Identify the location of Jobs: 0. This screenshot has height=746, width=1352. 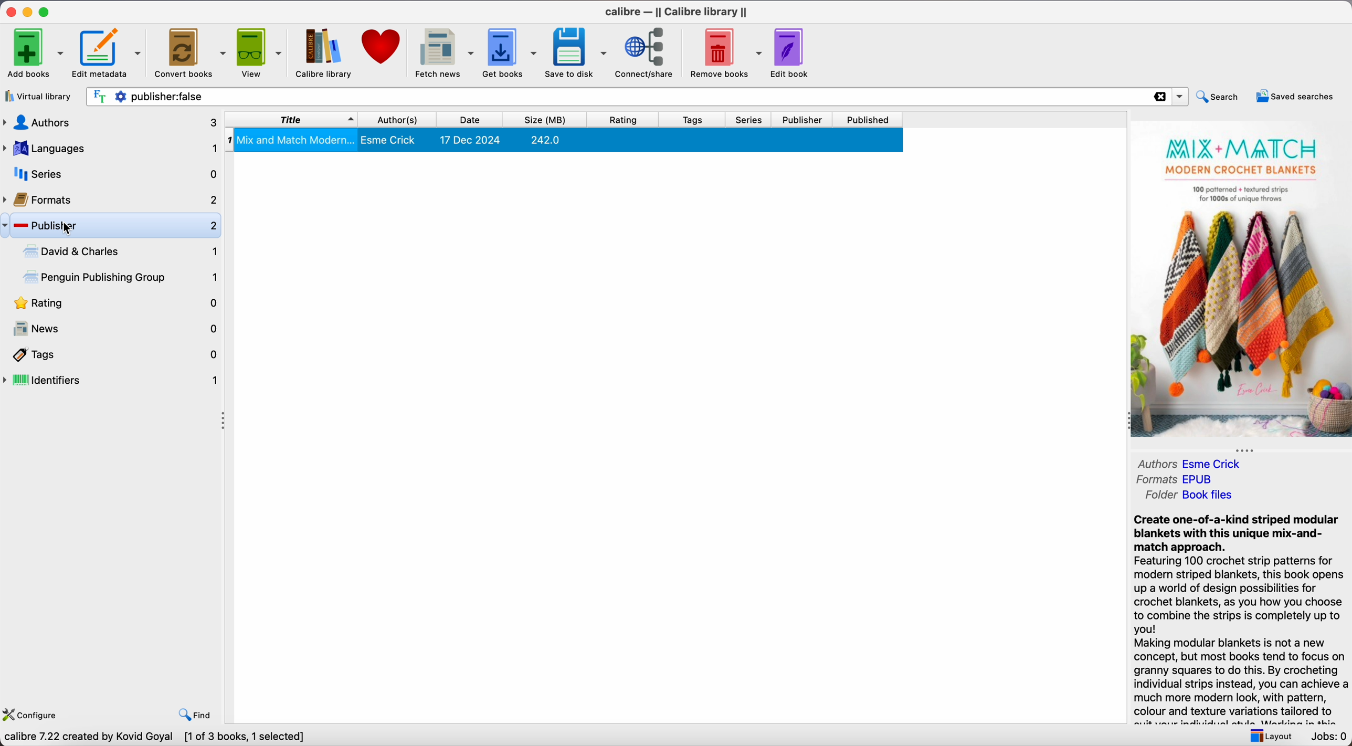
(1327, 737).